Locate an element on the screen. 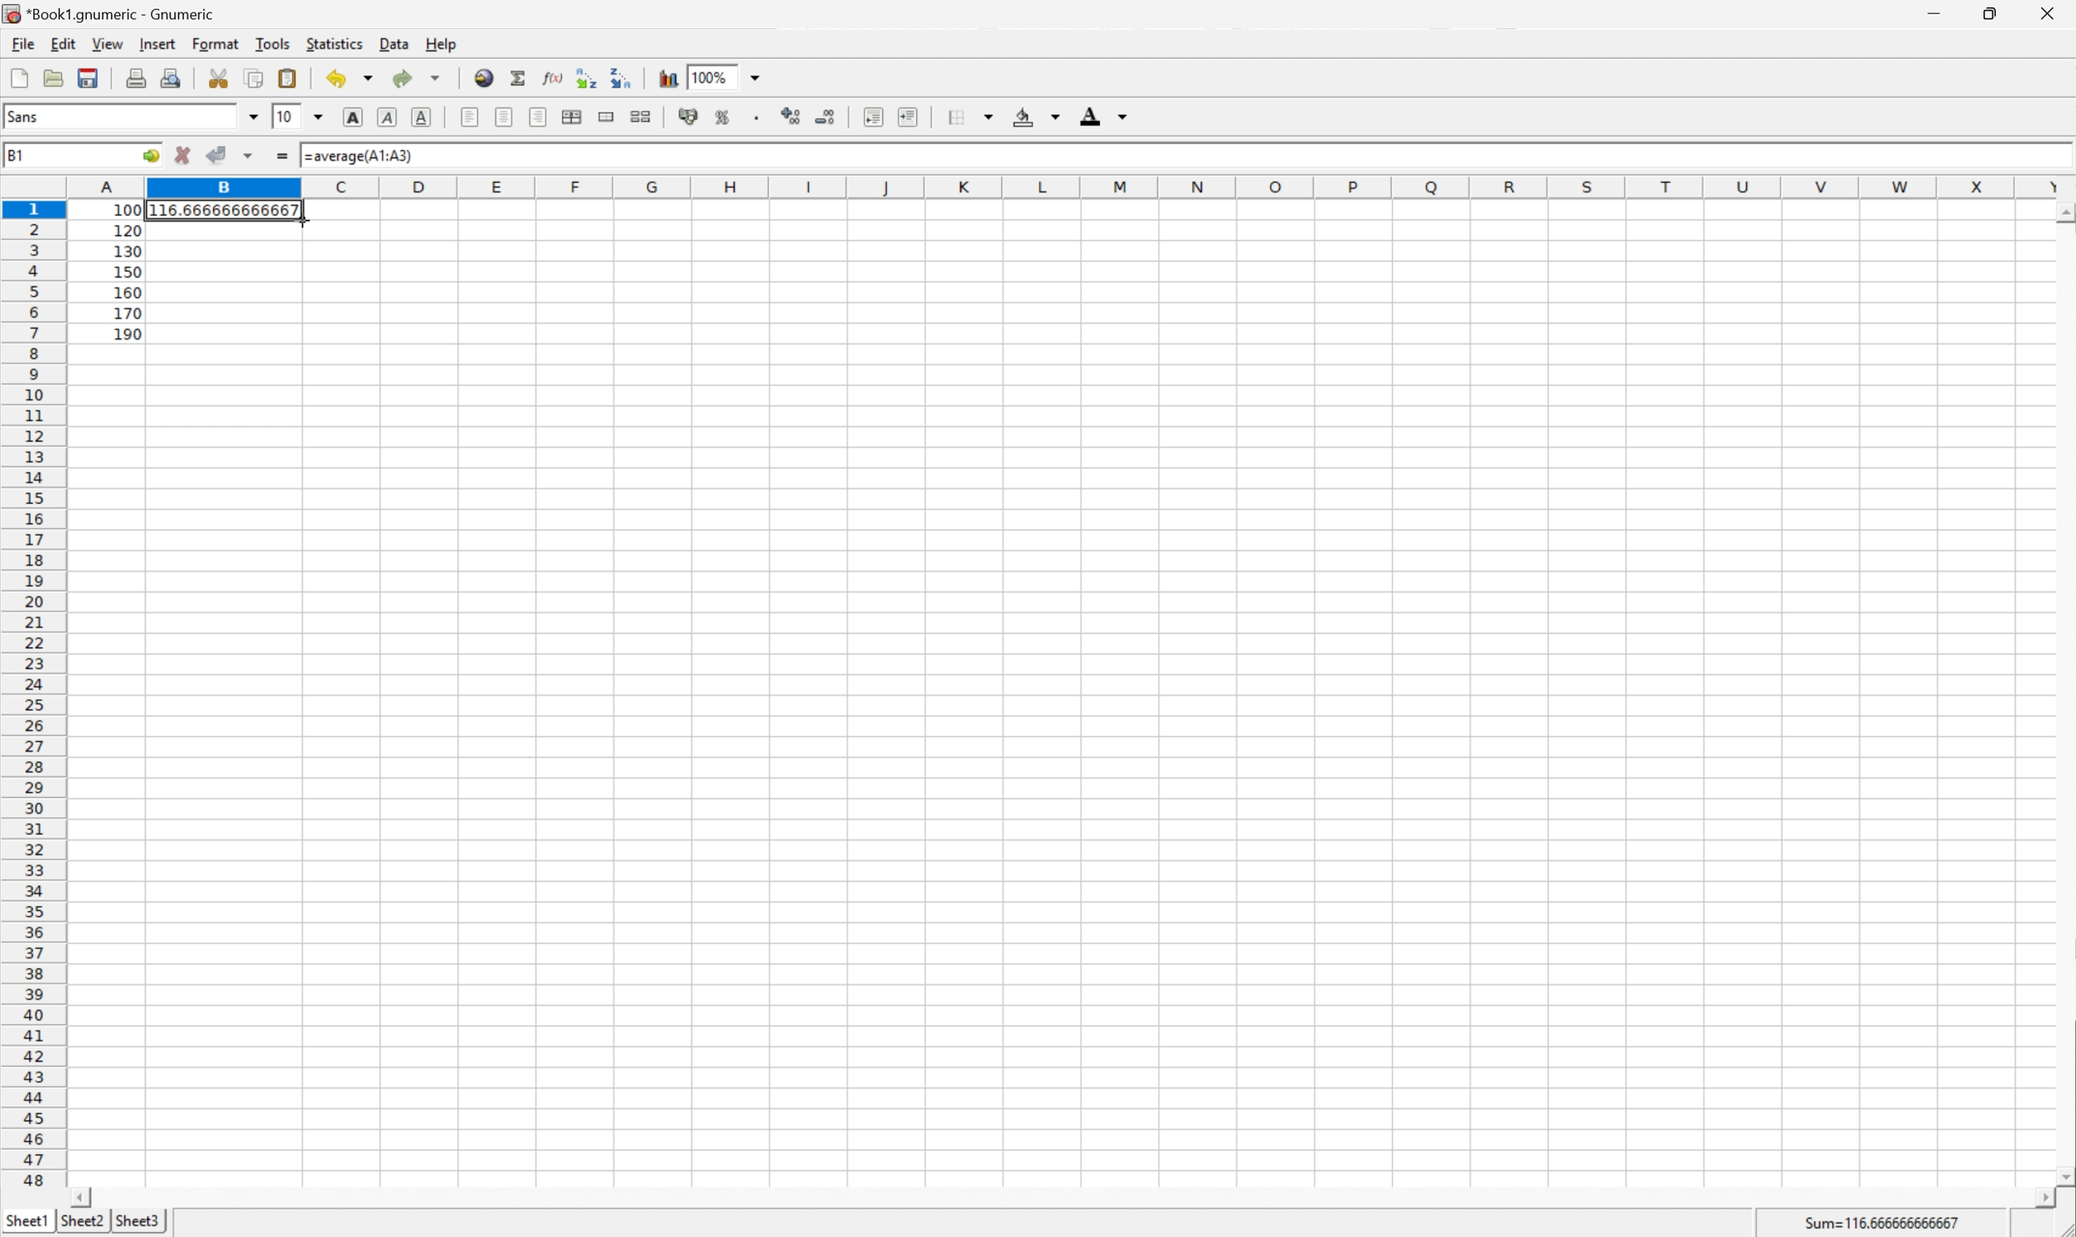 The width and height of the screenshot is (2076, 1237). Create a new workbook is located at coordinates (17, 78).